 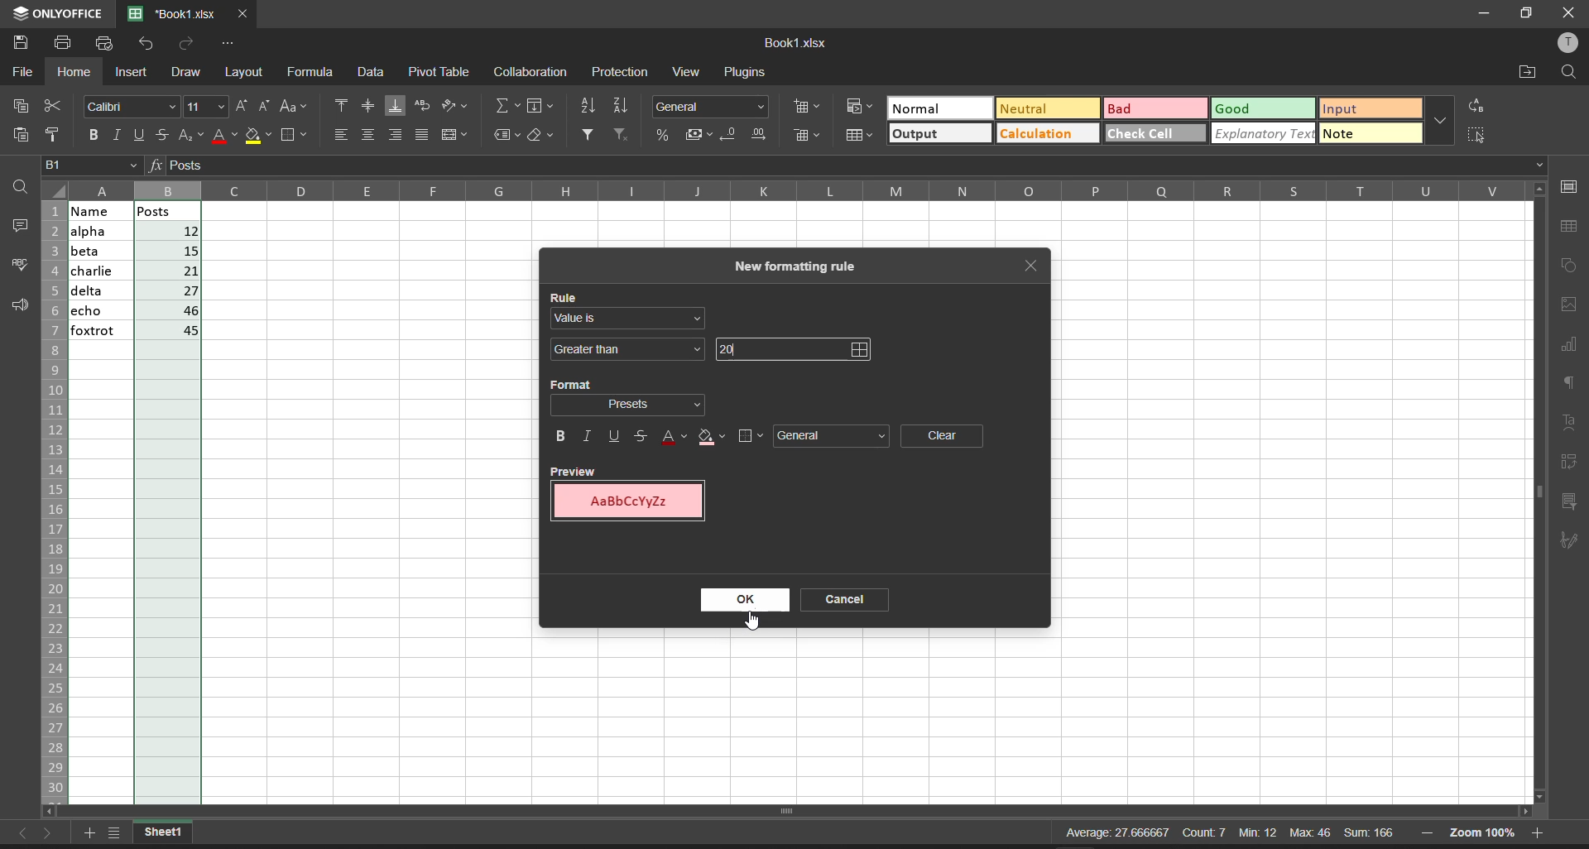 What do you see at coordinates (23, 43) in the screenshot?
I see `save` at bounding box center [23, 43].